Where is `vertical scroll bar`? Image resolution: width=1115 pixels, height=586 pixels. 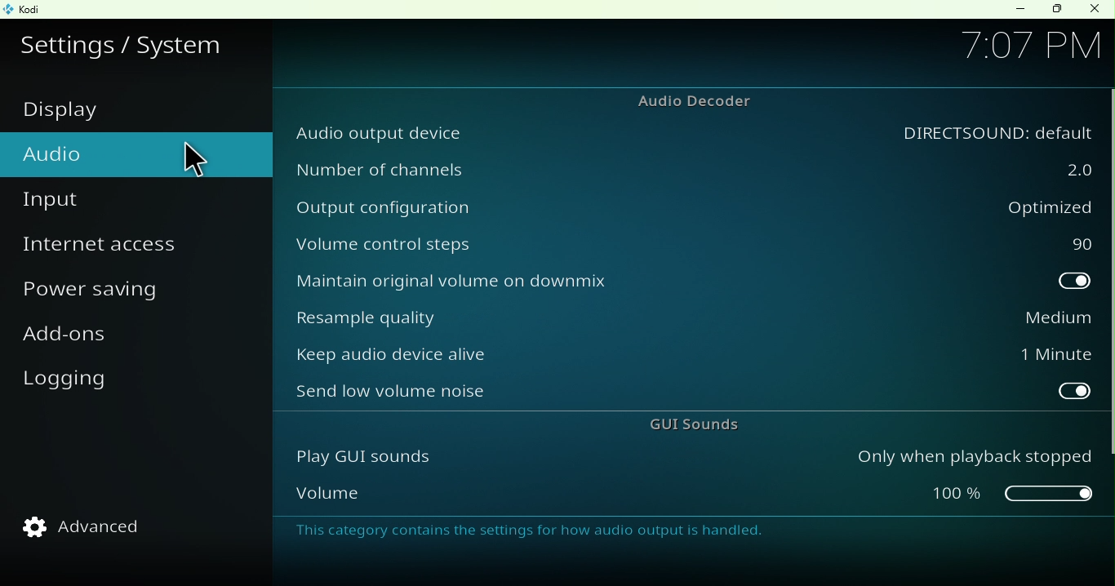
vertical scroll bar is located at coordinates (1108, 273).